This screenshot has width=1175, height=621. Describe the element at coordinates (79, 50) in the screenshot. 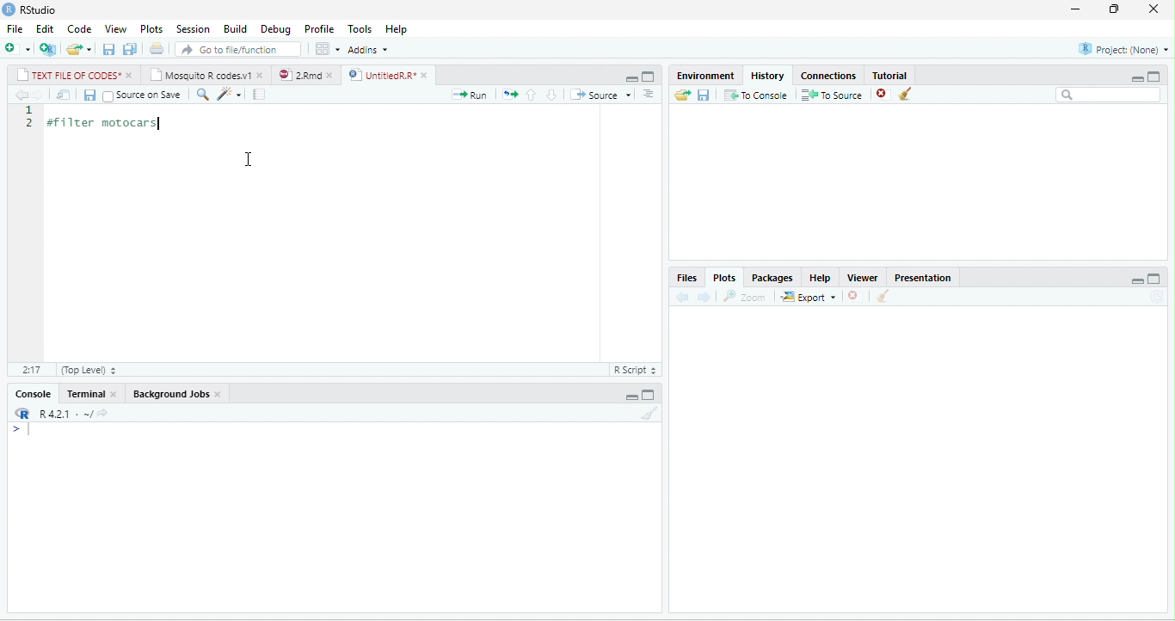

I see `open file` at that location.